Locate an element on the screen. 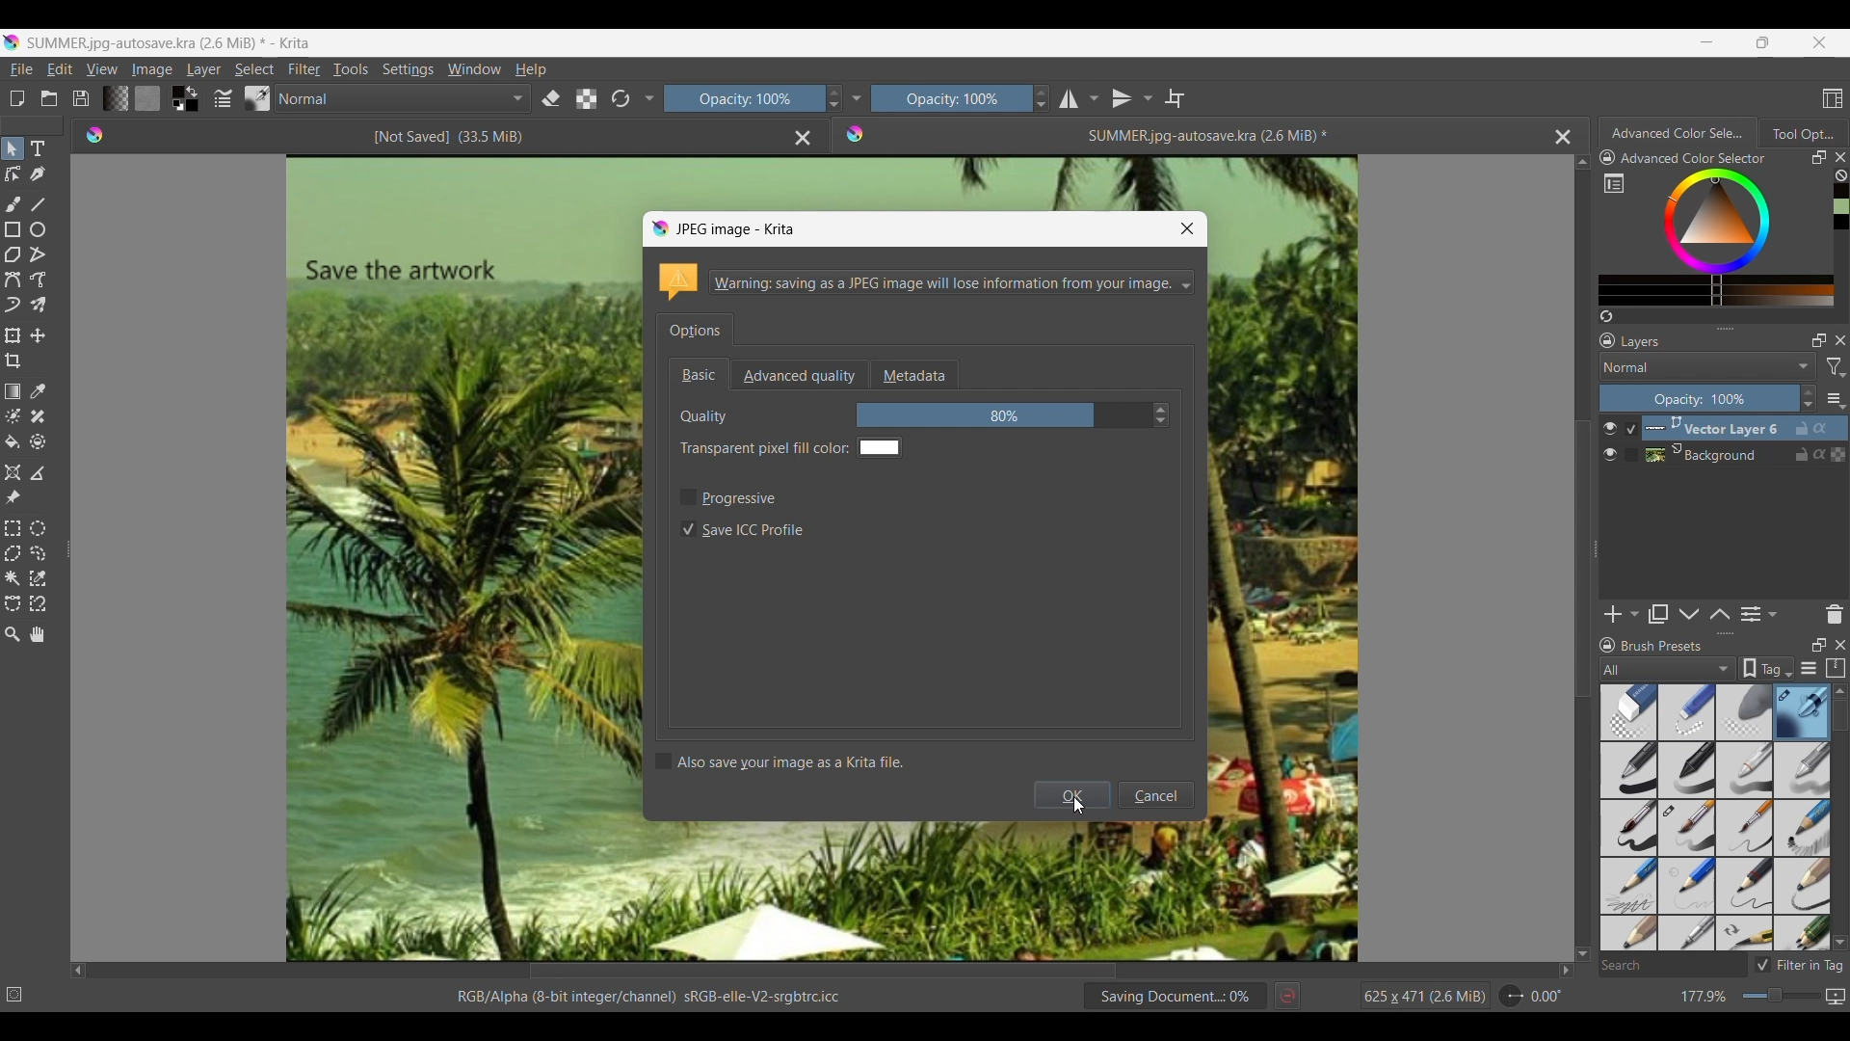 The height and width of the screenshot is (1041, 1850). Filter options for brush presets is located at coordinates (1668, 669).